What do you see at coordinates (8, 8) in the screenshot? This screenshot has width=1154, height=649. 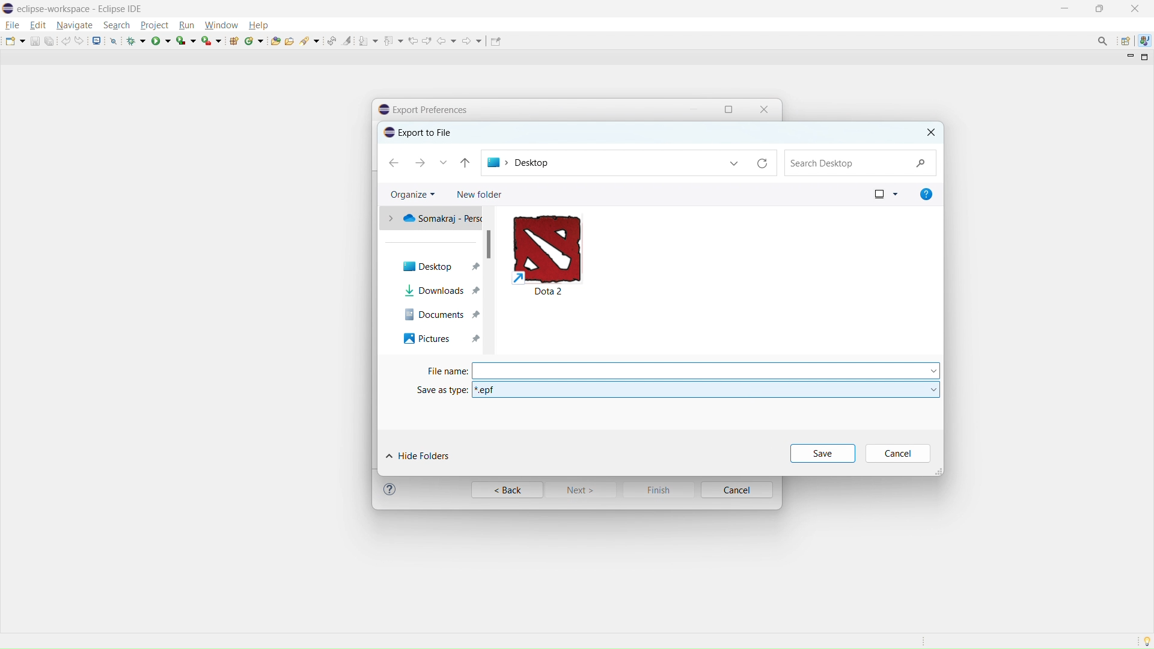 I see `logo` at bounding box center [8, 8].